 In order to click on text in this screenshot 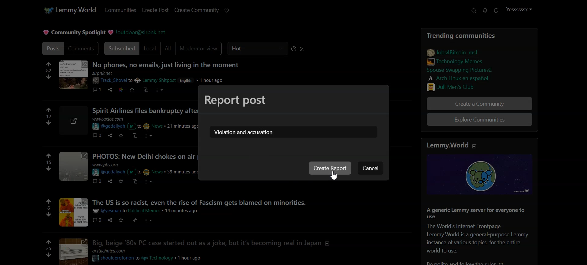, I will do `click(451, 145)`.